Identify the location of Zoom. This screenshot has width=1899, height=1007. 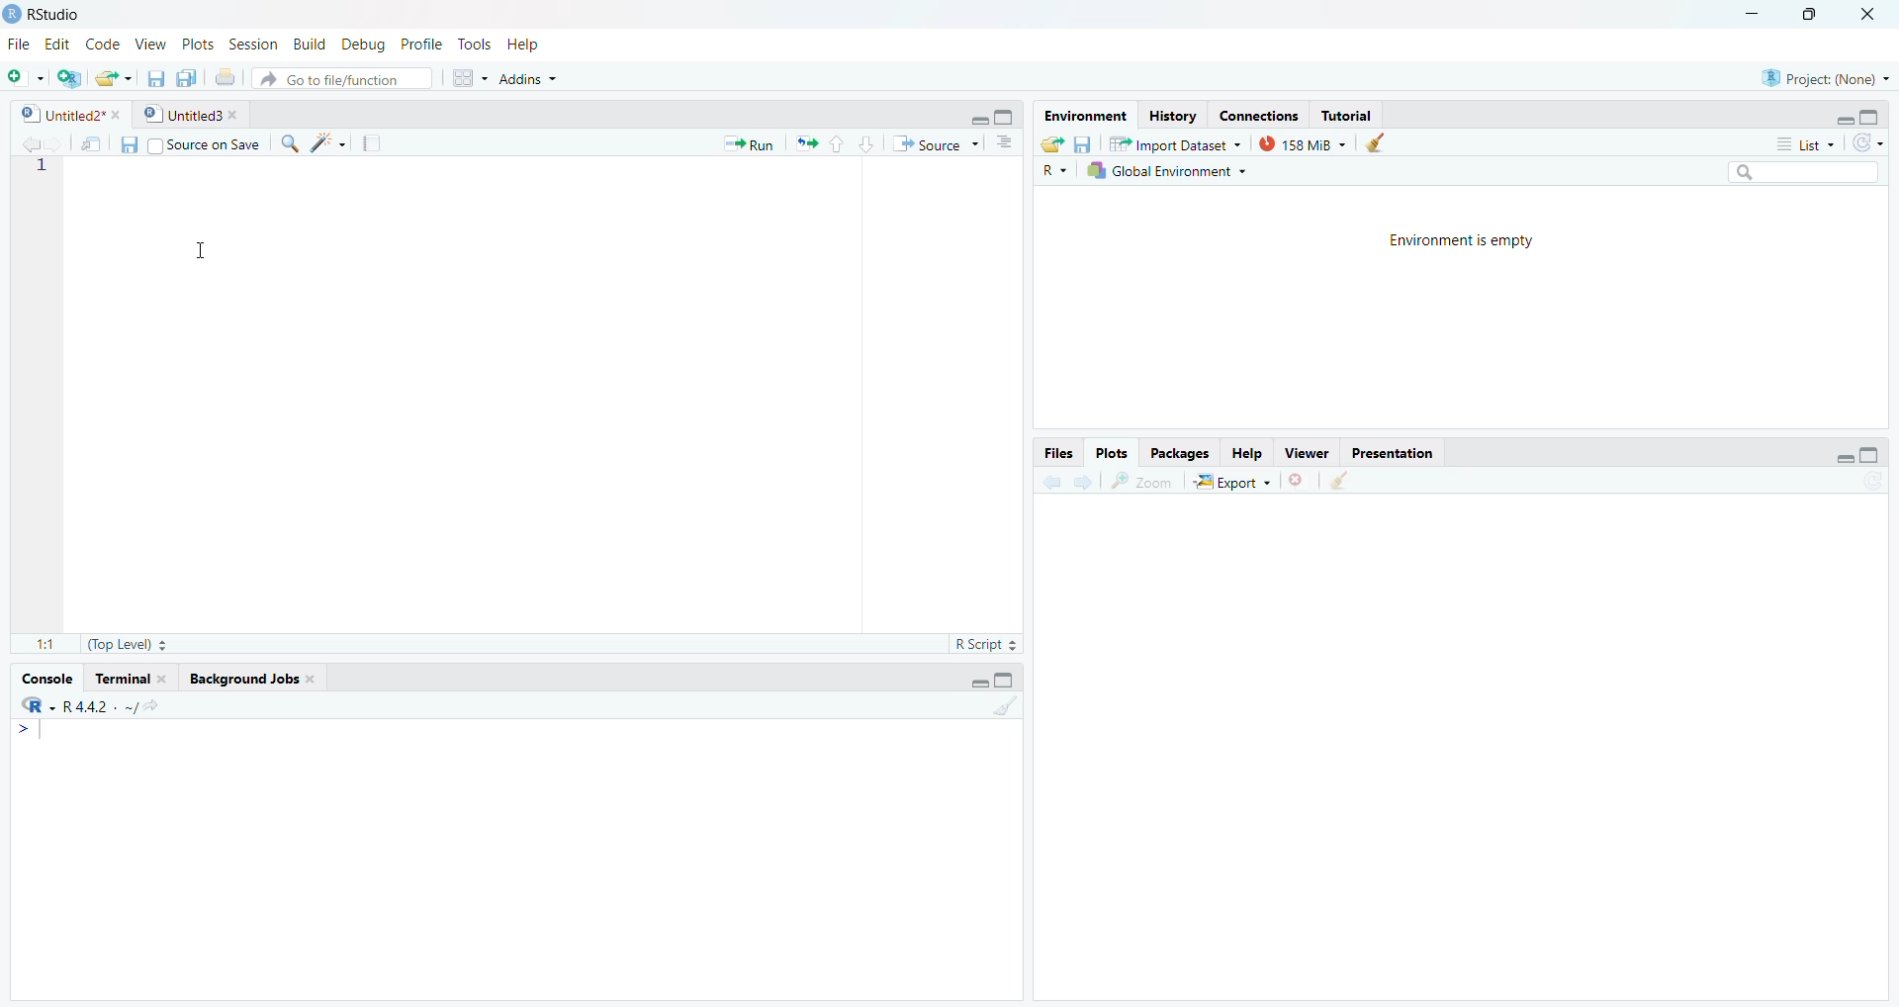
(1144, 483).